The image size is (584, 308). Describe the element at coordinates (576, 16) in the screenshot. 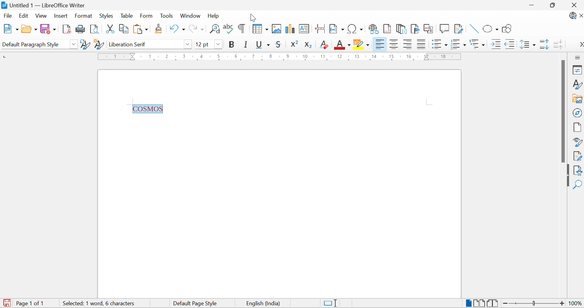

I see `LibreOffice Update Available` at that location.